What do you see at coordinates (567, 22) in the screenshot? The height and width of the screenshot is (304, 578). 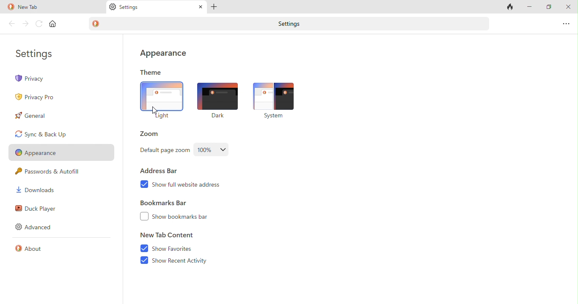 I see `new tab and more` at bounding box center [567, 22].